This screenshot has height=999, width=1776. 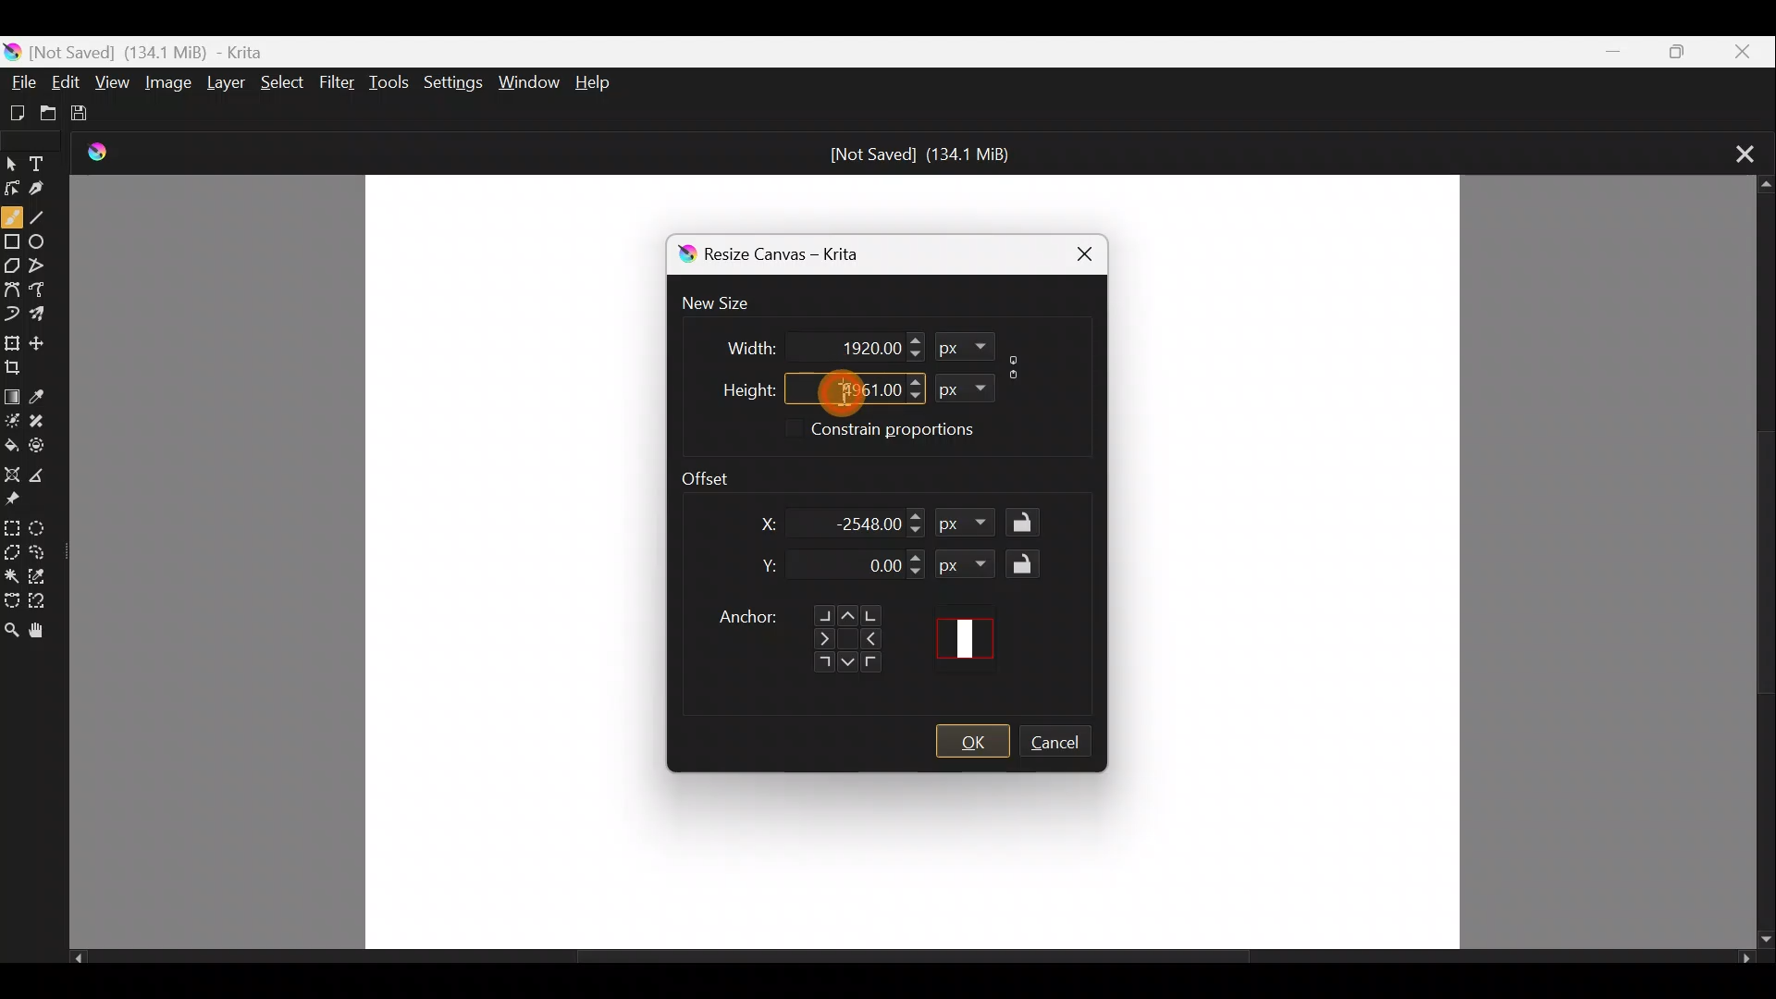 What do you see at coordinates (964, 347) in the screenshot?
I see `Format` at bounding box center [964, 347].